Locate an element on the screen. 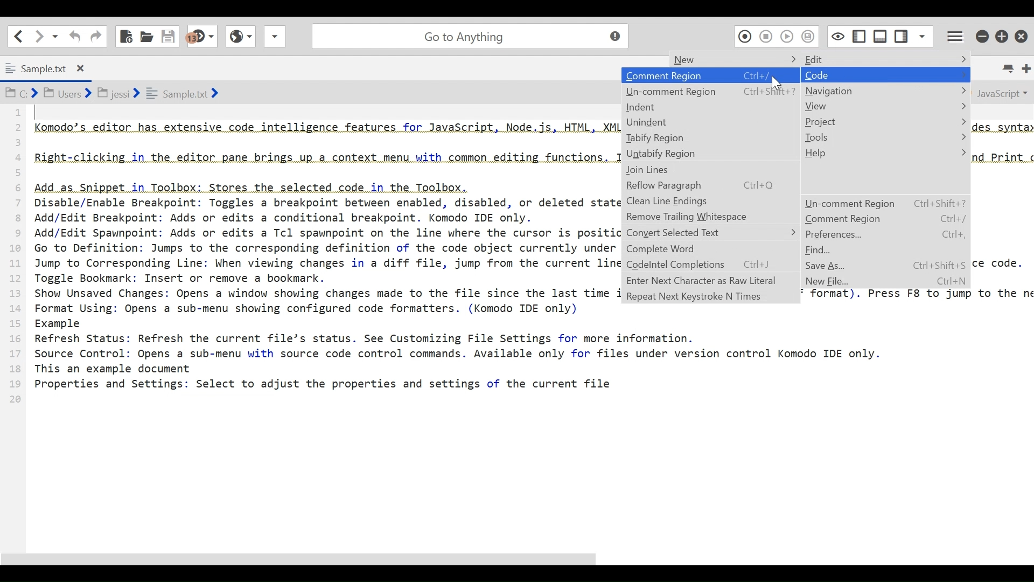 The image size is (1034, 582). Save As is located at coordinates (832, 265).